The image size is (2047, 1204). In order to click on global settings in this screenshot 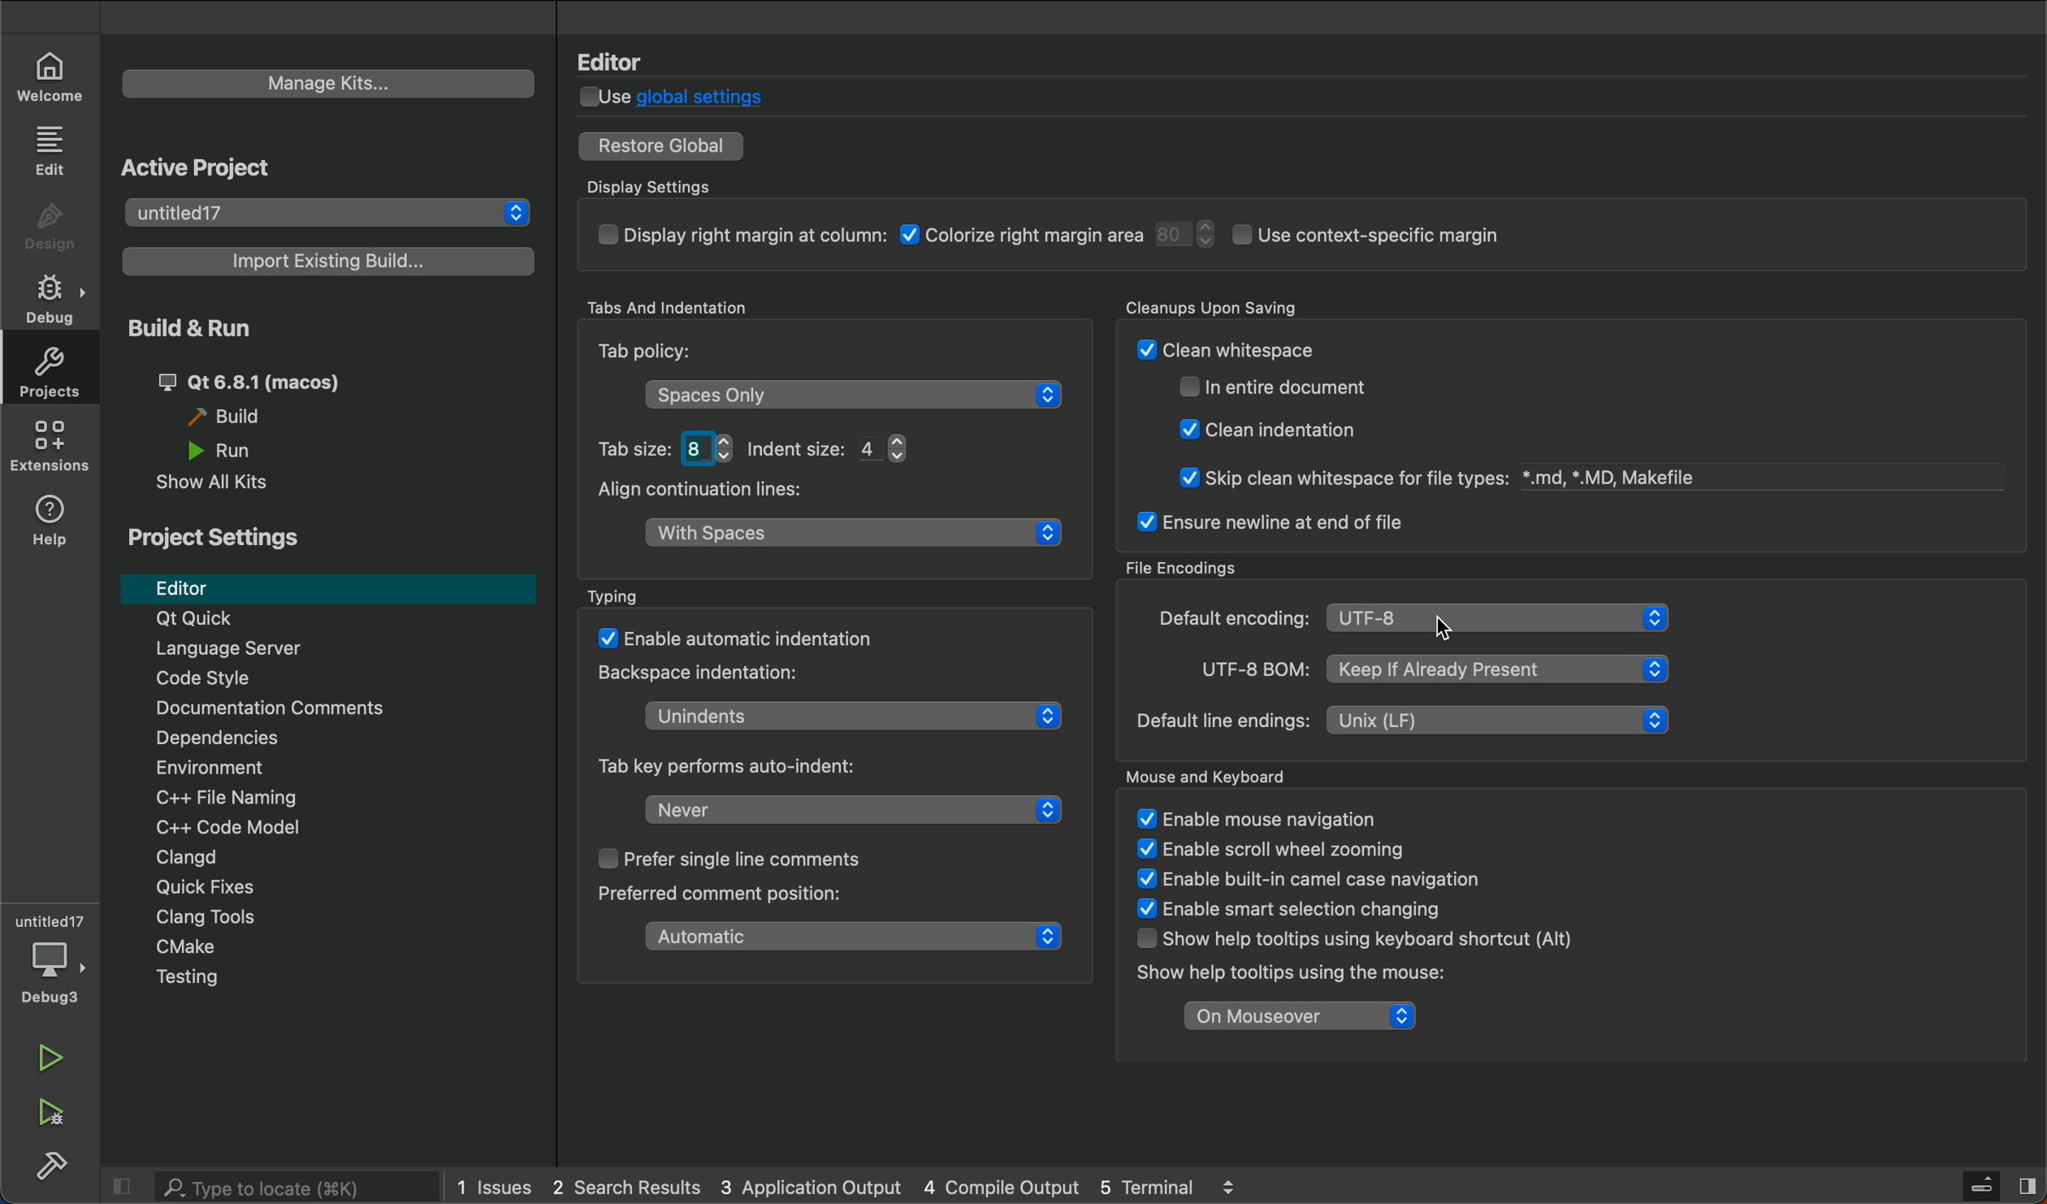, I will do `click(681, 99)`.